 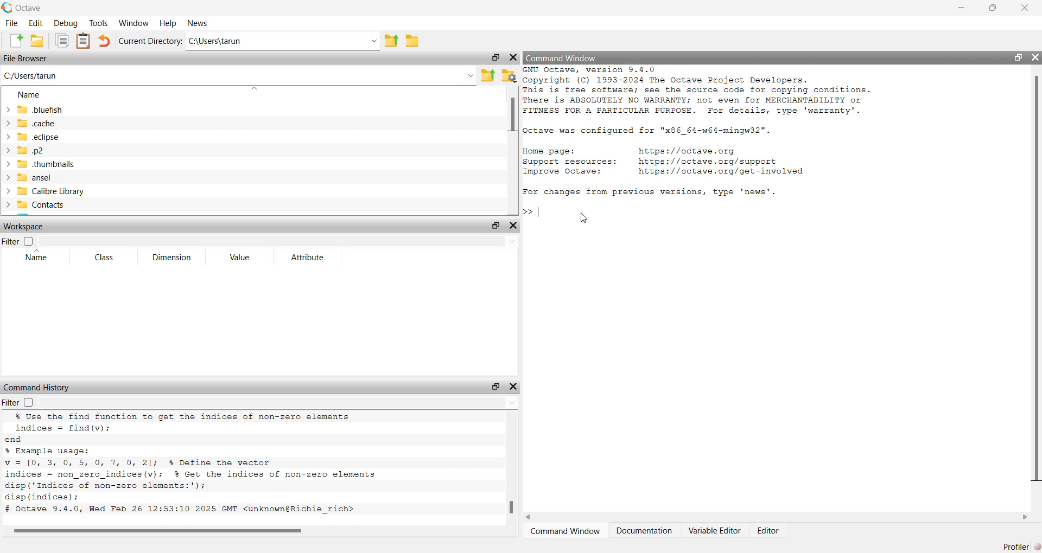 What do you see at coordinates (132, 23) in the screenshot?
I see `‘Window` at bounding box center [132, 23].